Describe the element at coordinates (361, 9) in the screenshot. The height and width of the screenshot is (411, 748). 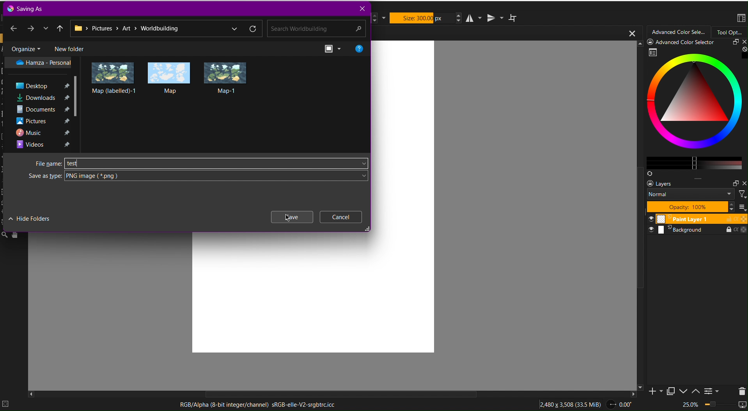
I see `Close` at that location.